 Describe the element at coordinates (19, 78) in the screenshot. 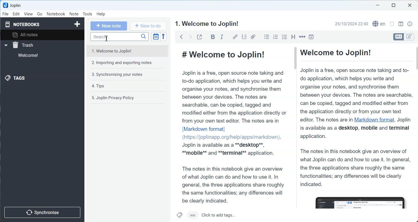

I see `Tags` at that location.